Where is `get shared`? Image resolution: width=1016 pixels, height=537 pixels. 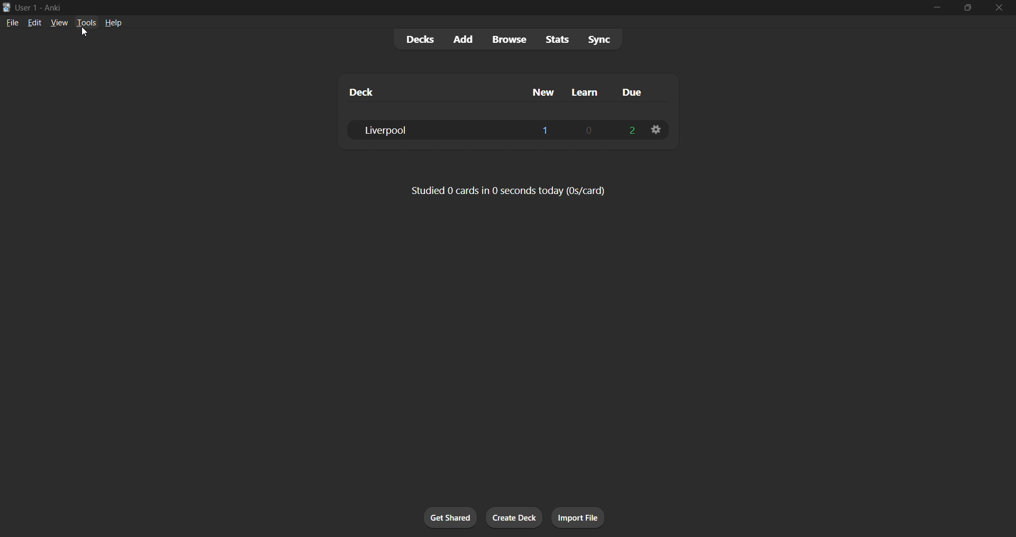 get shared is located at coordinates (451, 517).